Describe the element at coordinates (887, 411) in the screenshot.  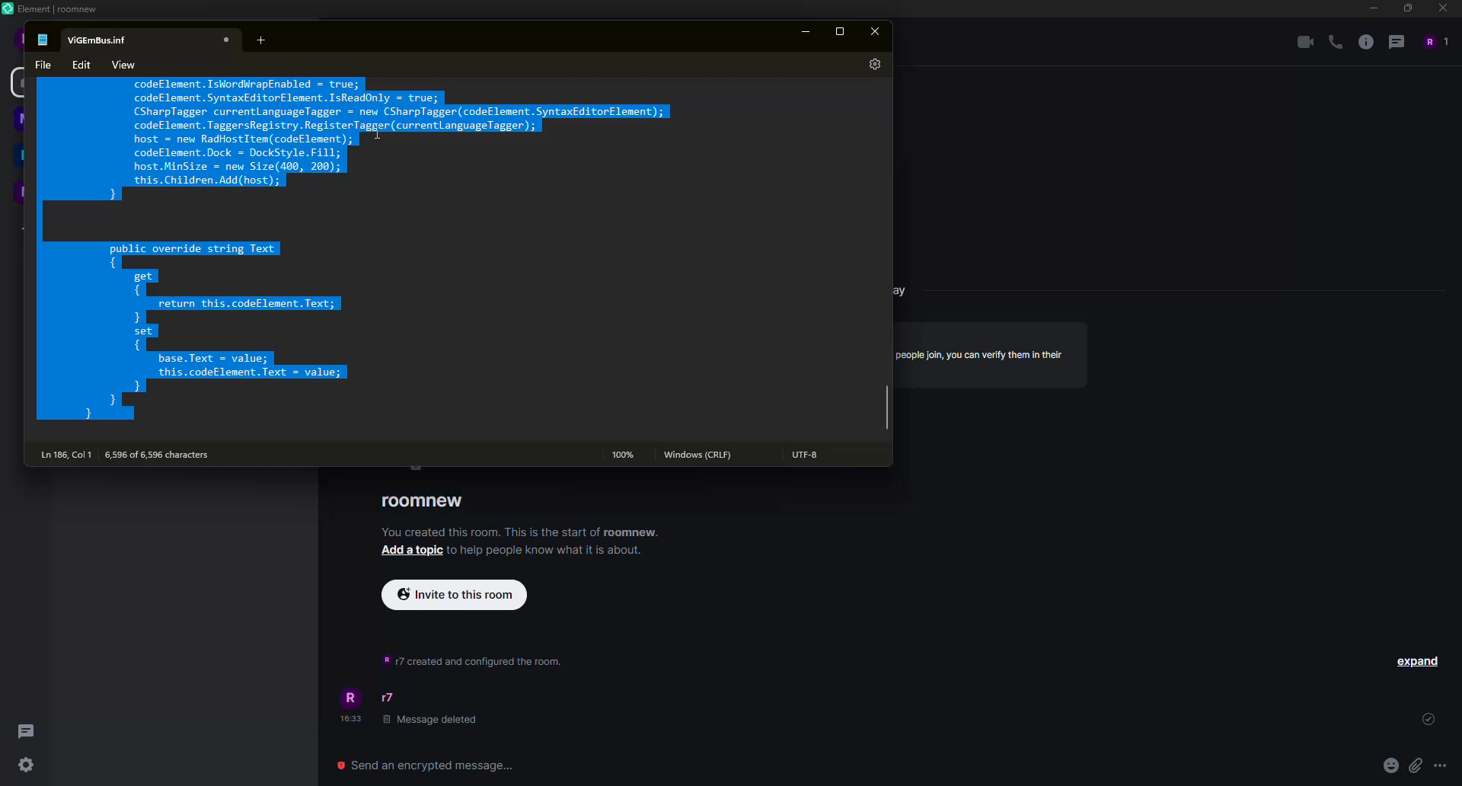
I see `scroll bar` at that location.